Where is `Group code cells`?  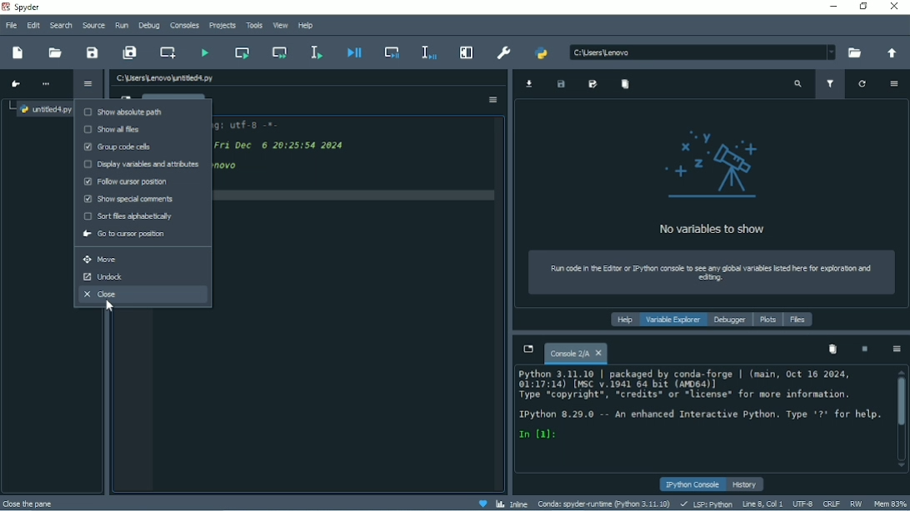 Group code cells is located at coordinates (121, 147).